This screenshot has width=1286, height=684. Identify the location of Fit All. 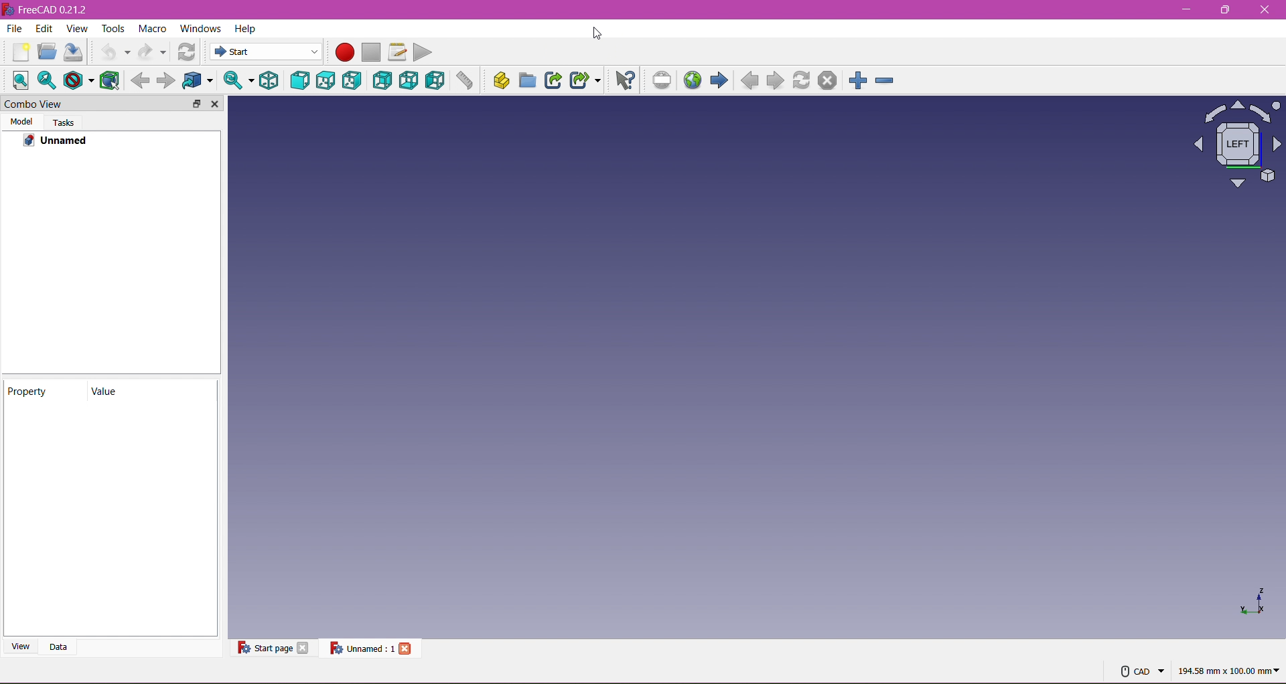
(46, 80).